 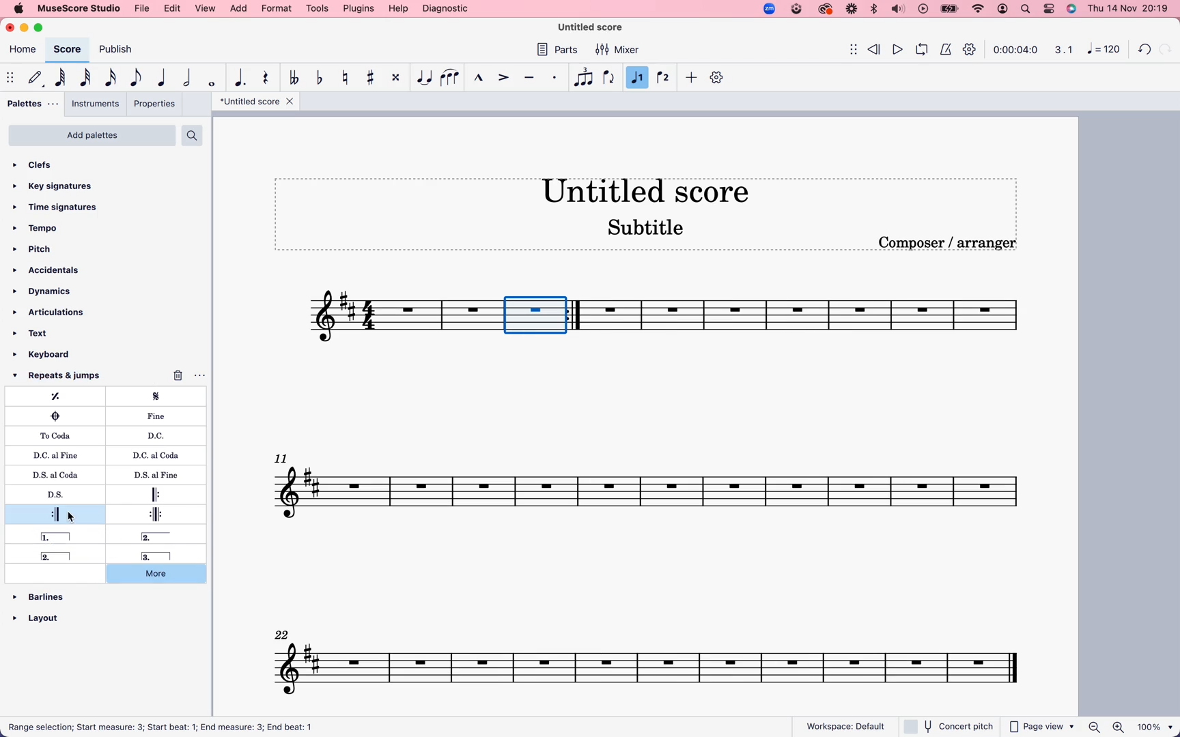 What do you see at coordinates (58, 495) in the screenshot?
I see `d.s` at bounding box center [58, 495].